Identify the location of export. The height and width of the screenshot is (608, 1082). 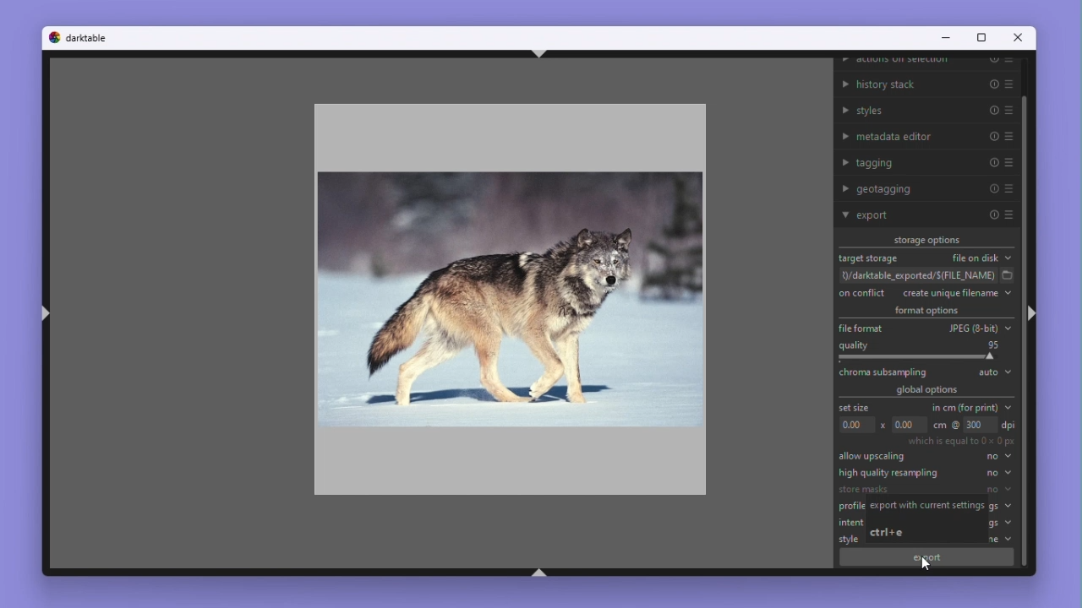
(928, 557).